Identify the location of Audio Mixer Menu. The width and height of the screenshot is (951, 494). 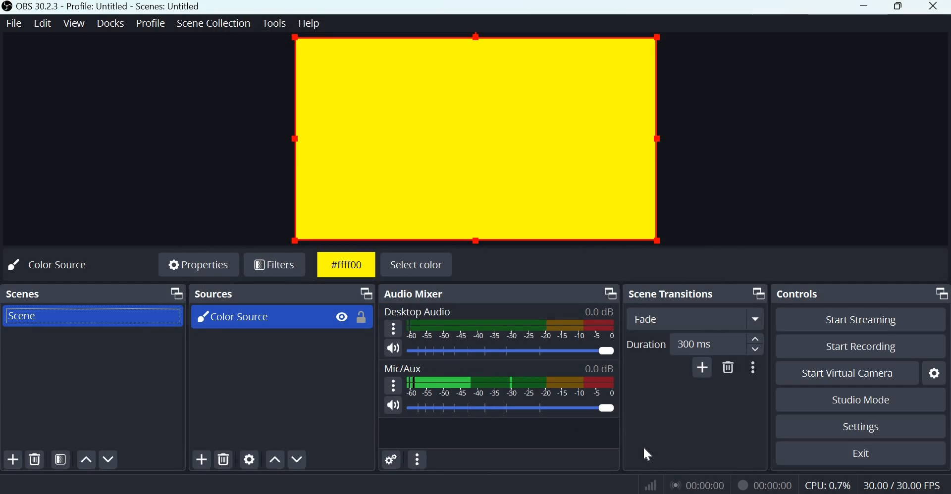
(418, 460).